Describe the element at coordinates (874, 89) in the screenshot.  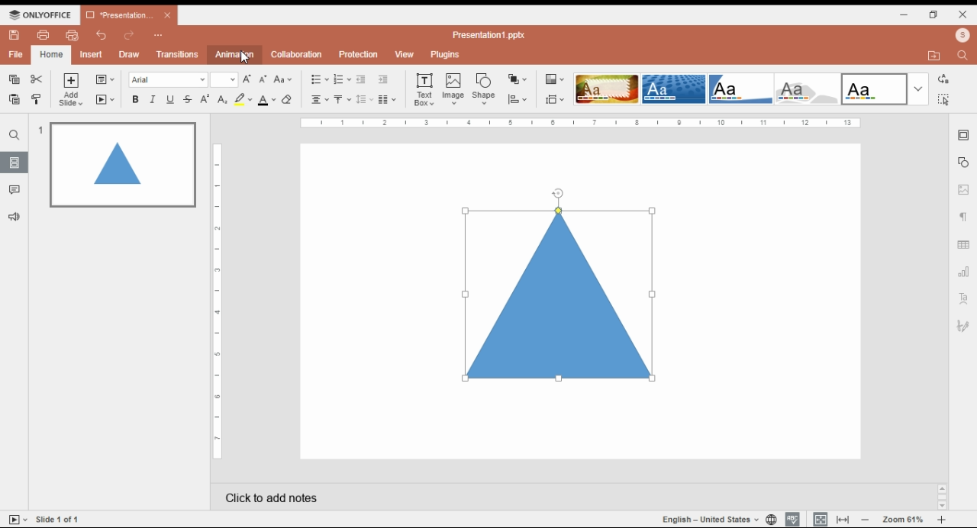
I see `color theme 5` at that location.